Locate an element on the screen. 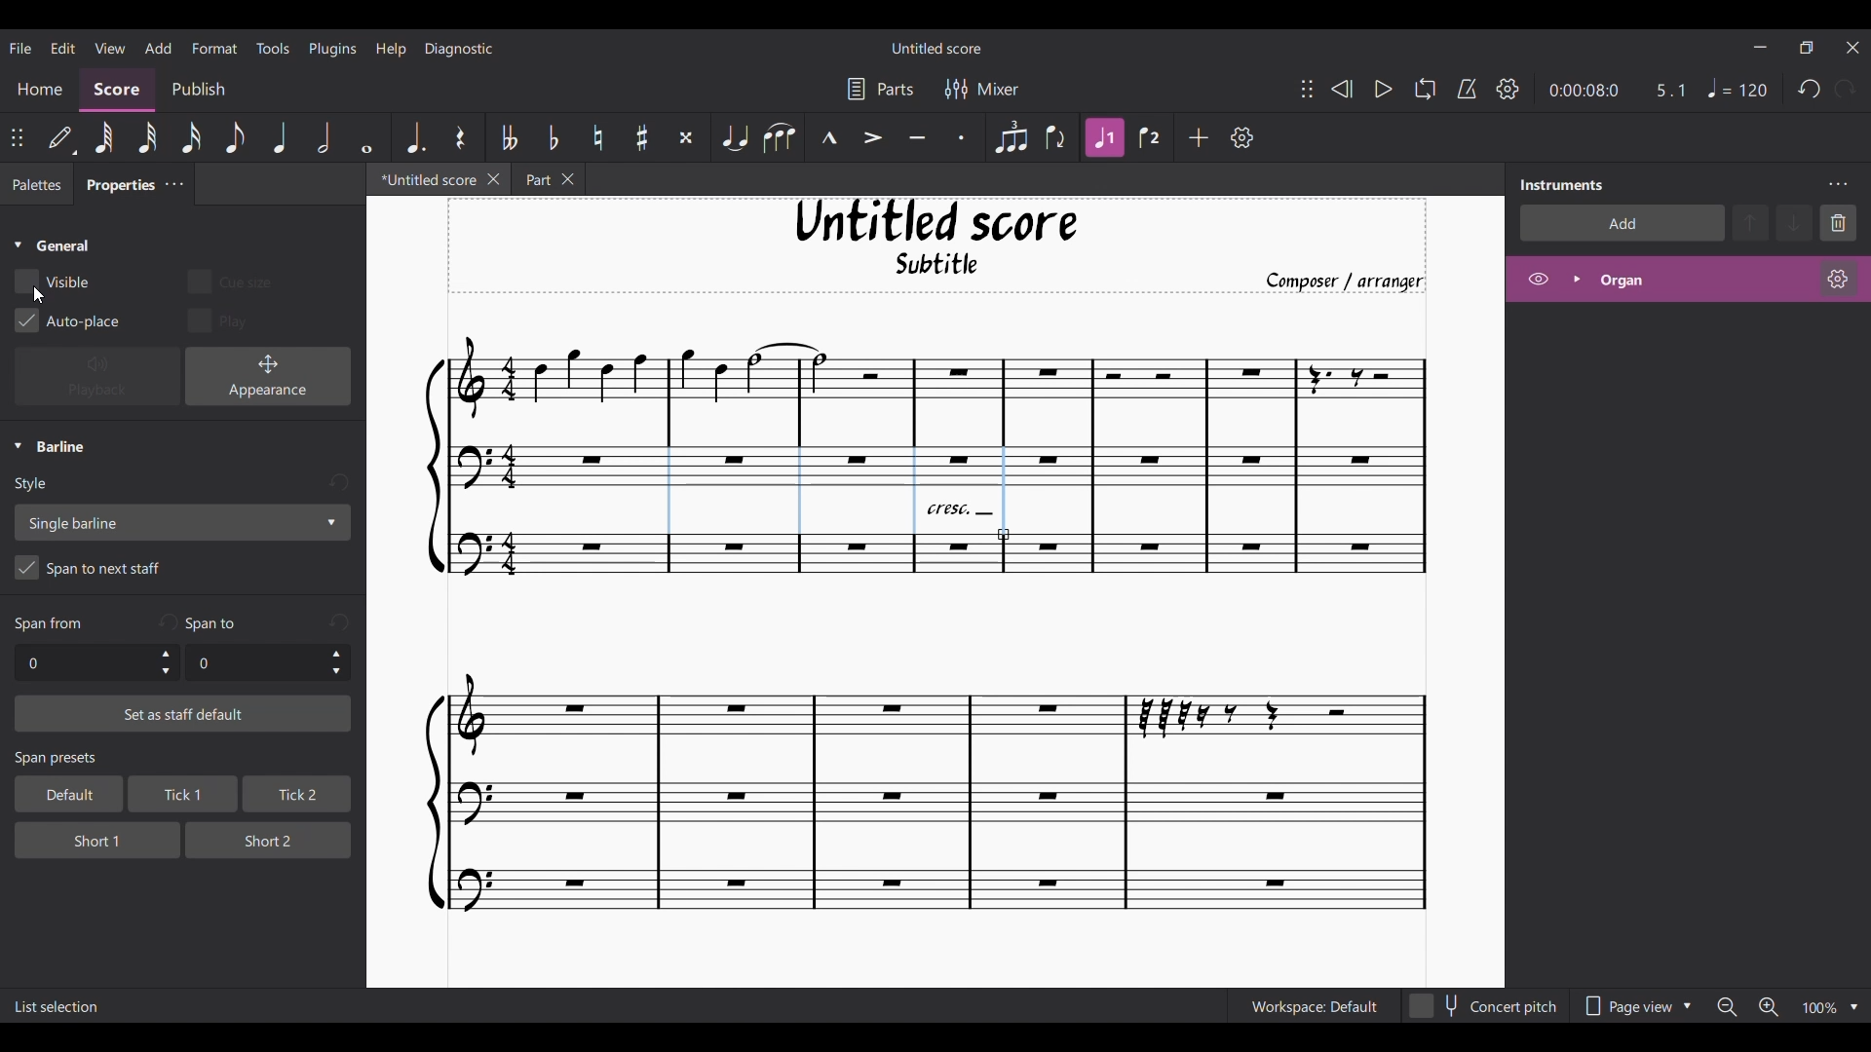 The width and height of the screenshot is (1871, 1052). Undo input made is located at coordinates (338, 483).